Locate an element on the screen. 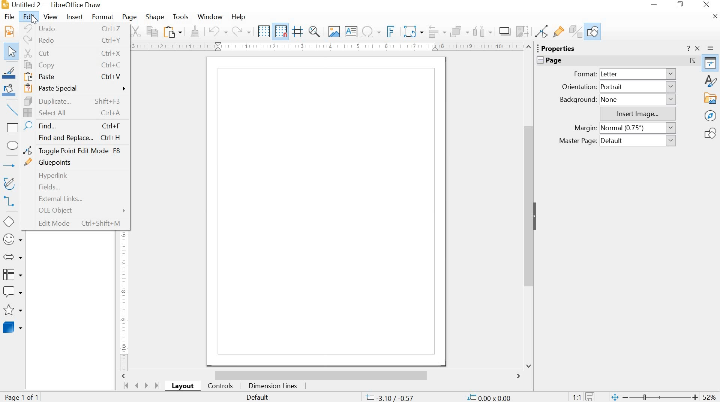 The width and height of the screenshot is (720, 402). Dimension Lines is located at coordinates (274, 387).